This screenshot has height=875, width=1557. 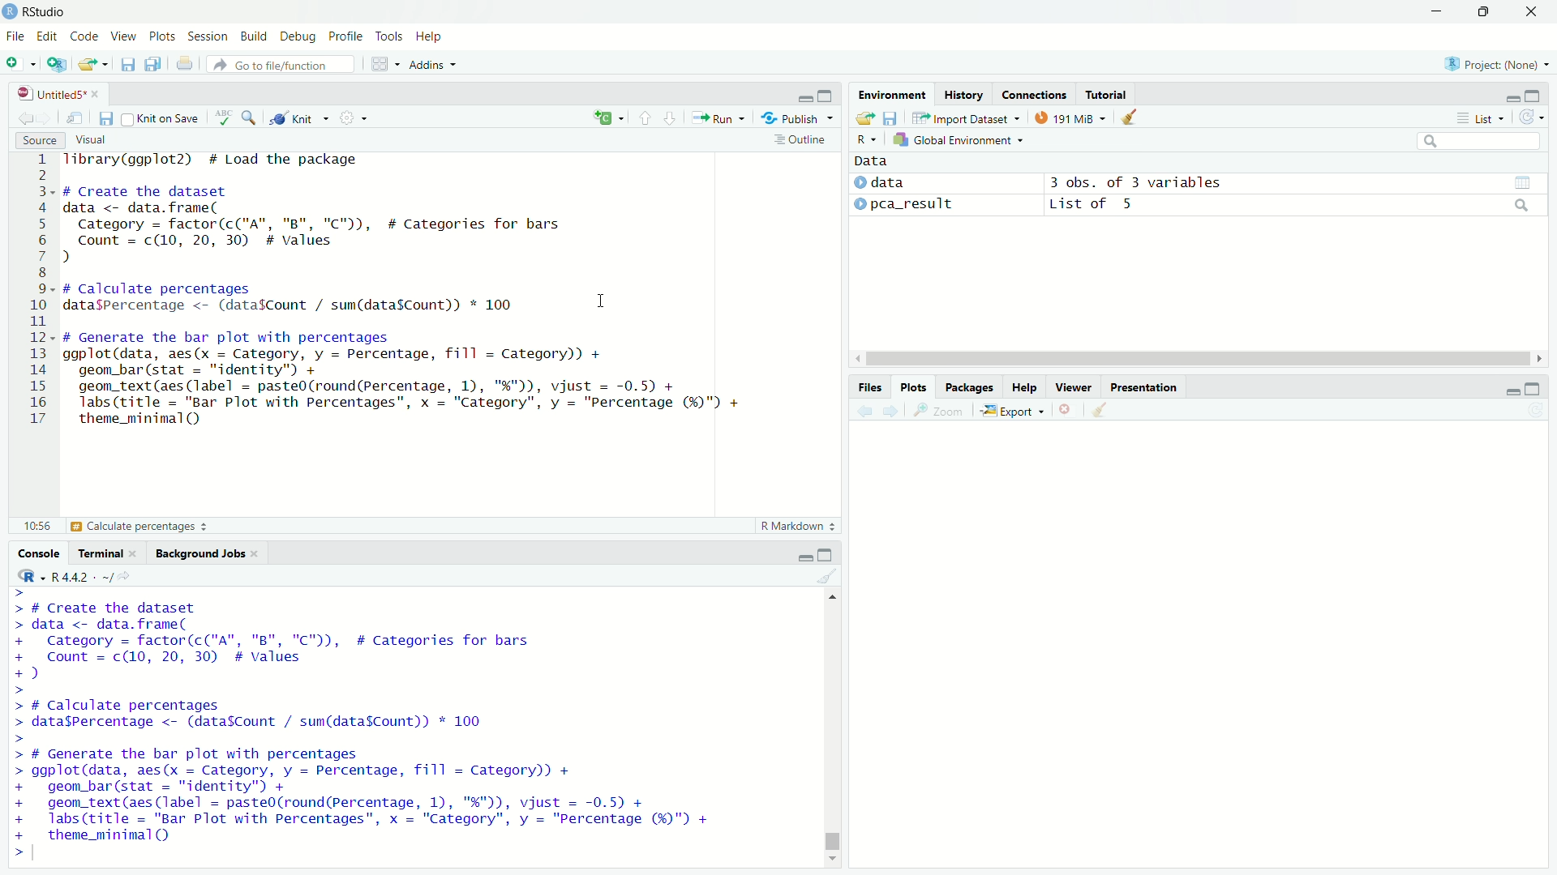 What do you see at coordinates (646, 119) in the screenshot?
I see `go to previous section ` at bounding box center [646, 119].